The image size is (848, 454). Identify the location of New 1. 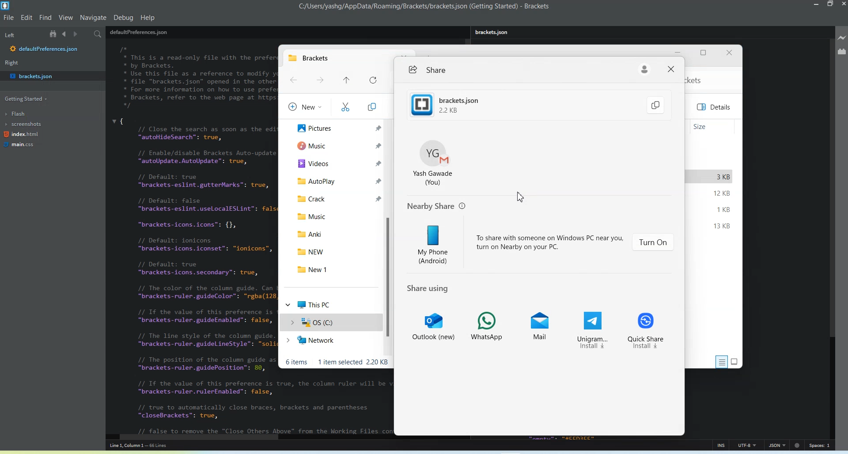
(337, 269).